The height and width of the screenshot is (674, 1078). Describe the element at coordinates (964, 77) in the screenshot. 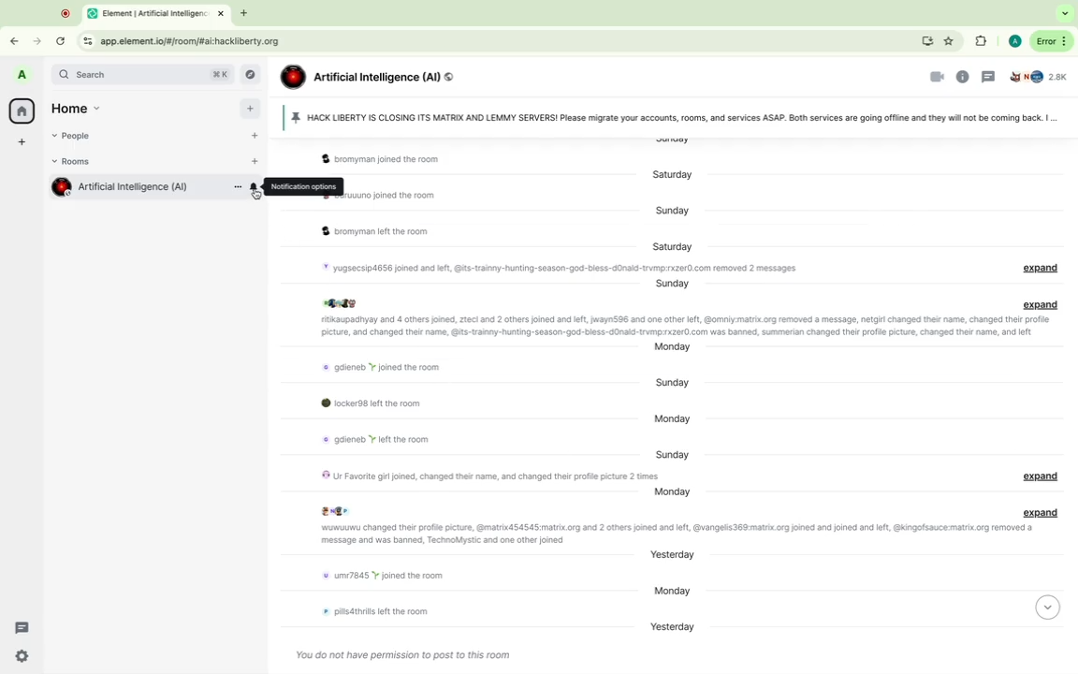

I see `Information` at that location.